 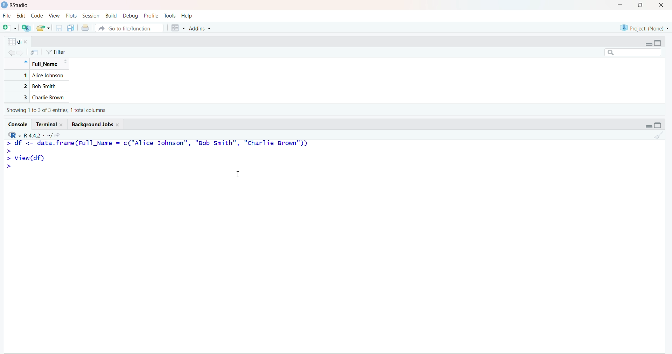 What do you see at coordinates (111, 15) in the screenshot?
I see `Build` at bounding box center [111, 15].